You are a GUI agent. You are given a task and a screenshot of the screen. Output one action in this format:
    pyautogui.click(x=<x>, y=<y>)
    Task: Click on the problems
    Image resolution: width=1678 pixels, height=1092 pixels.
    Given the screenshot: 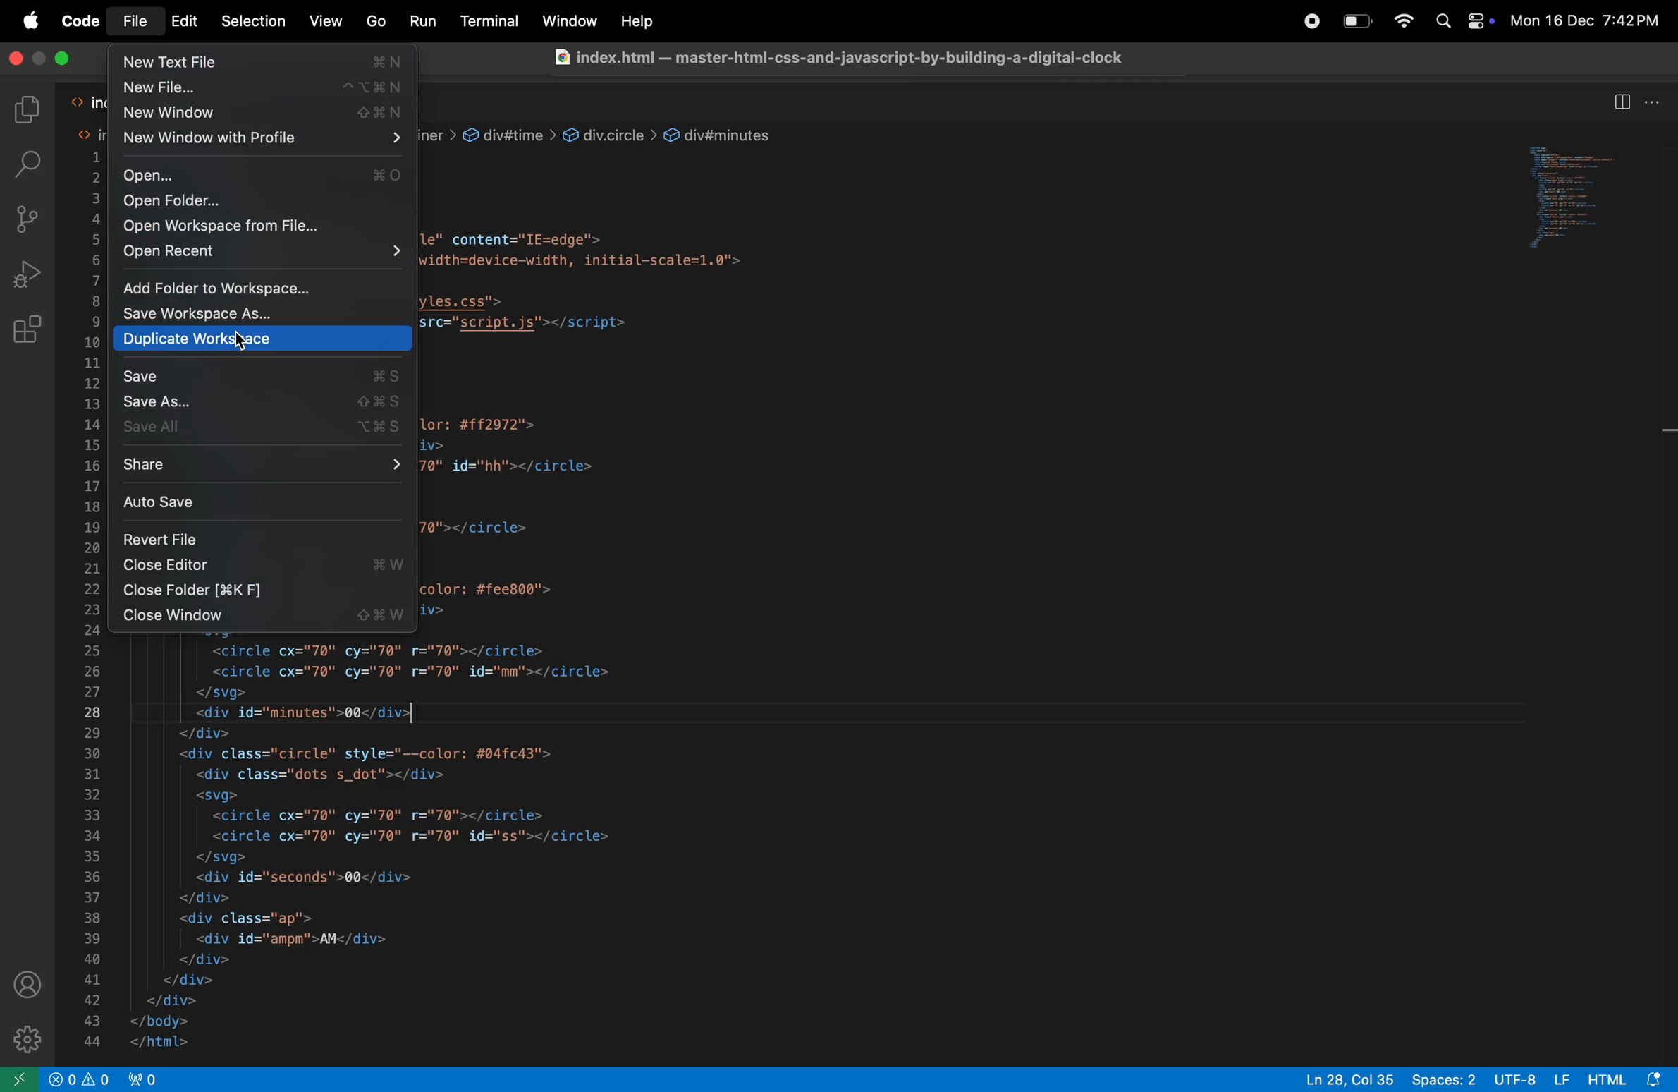 What is the action you would take?
    pyautogui.click(x=79, y=1080)
    